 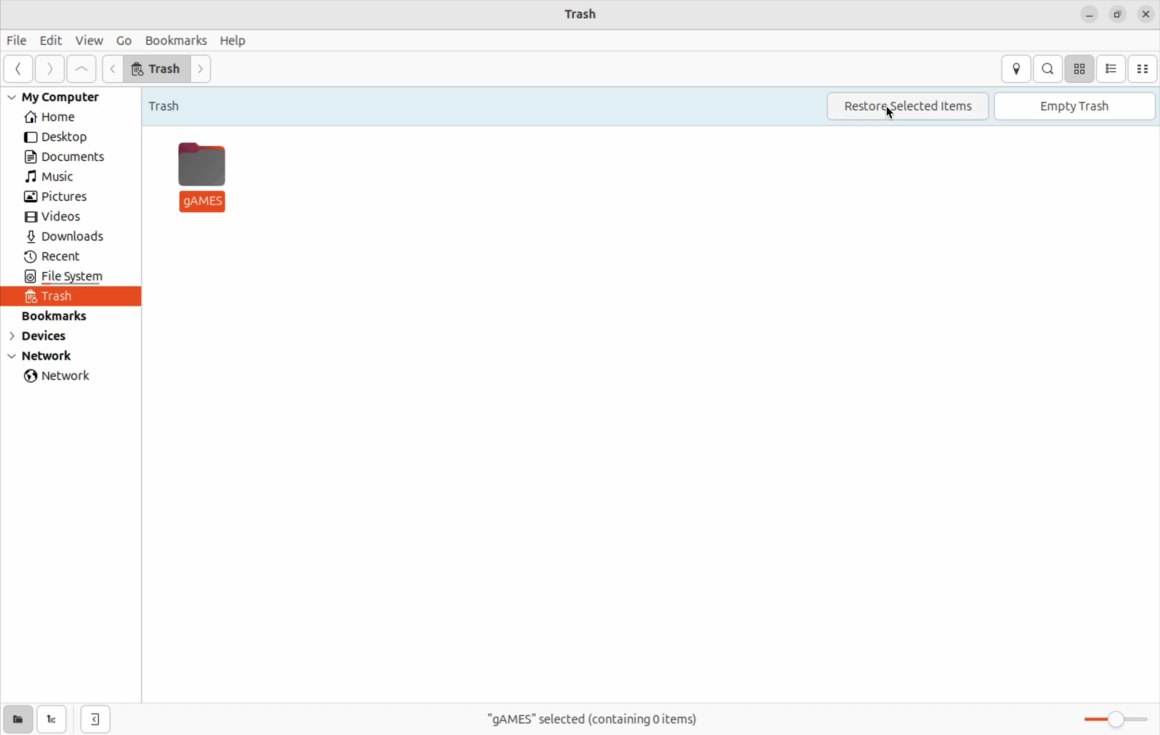 What do you see at coordinates (66, 117) in the screenshot?
I see `home` at bounding box center [66, 117].